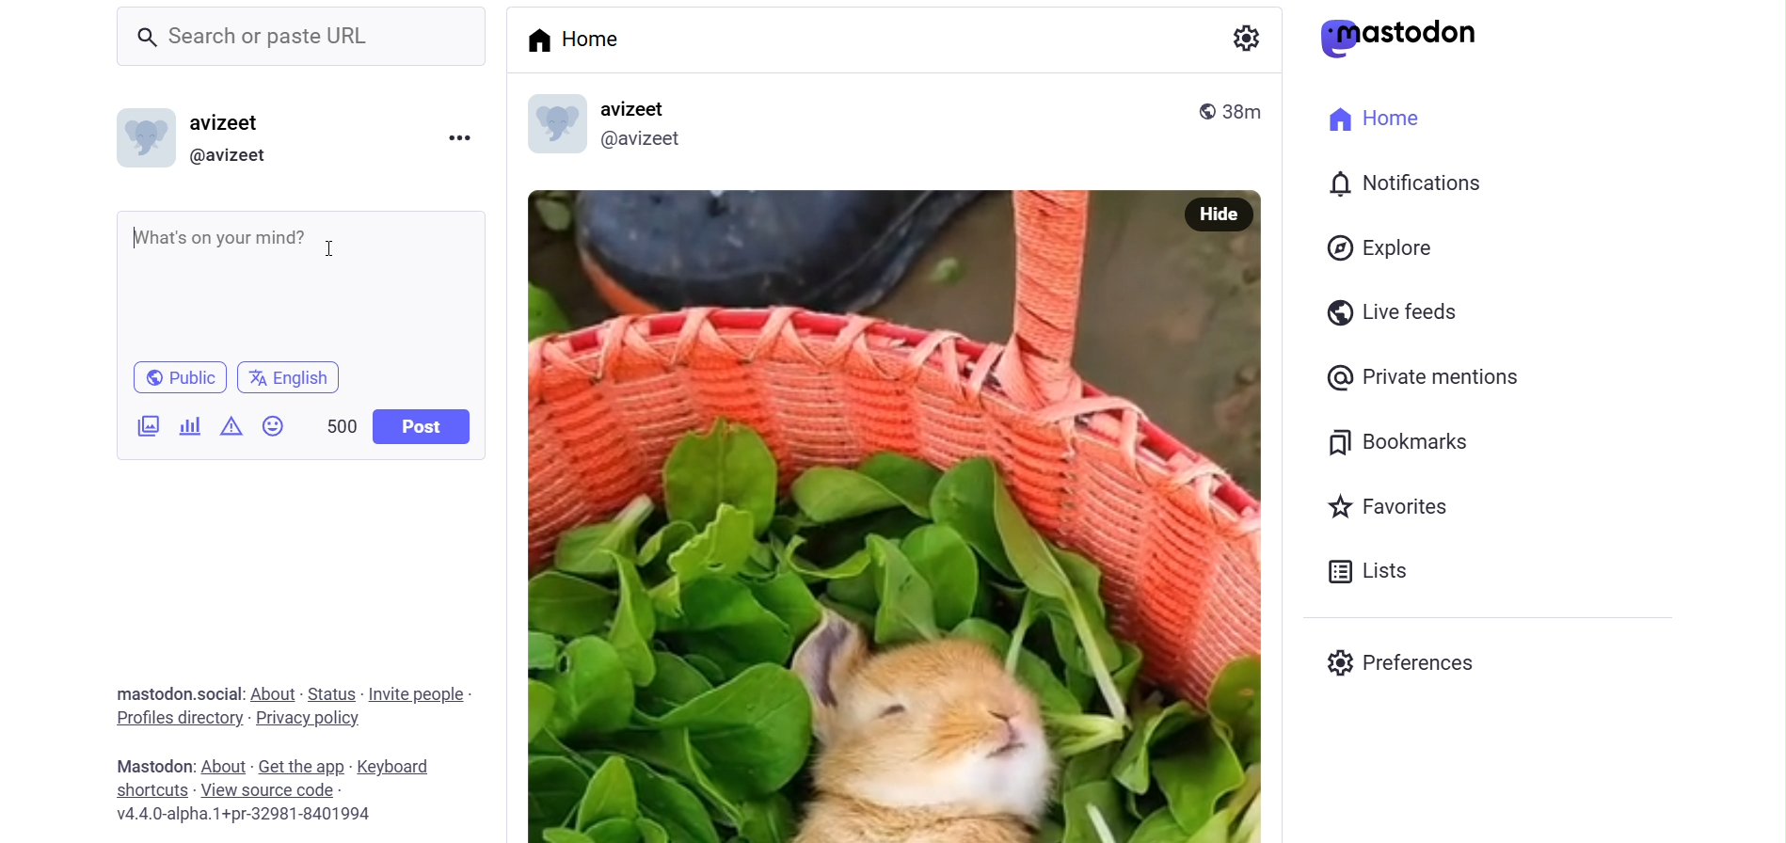 The height and width of the screenshot is (843, 1786). I want to click on Add Image, so click(148, 424).